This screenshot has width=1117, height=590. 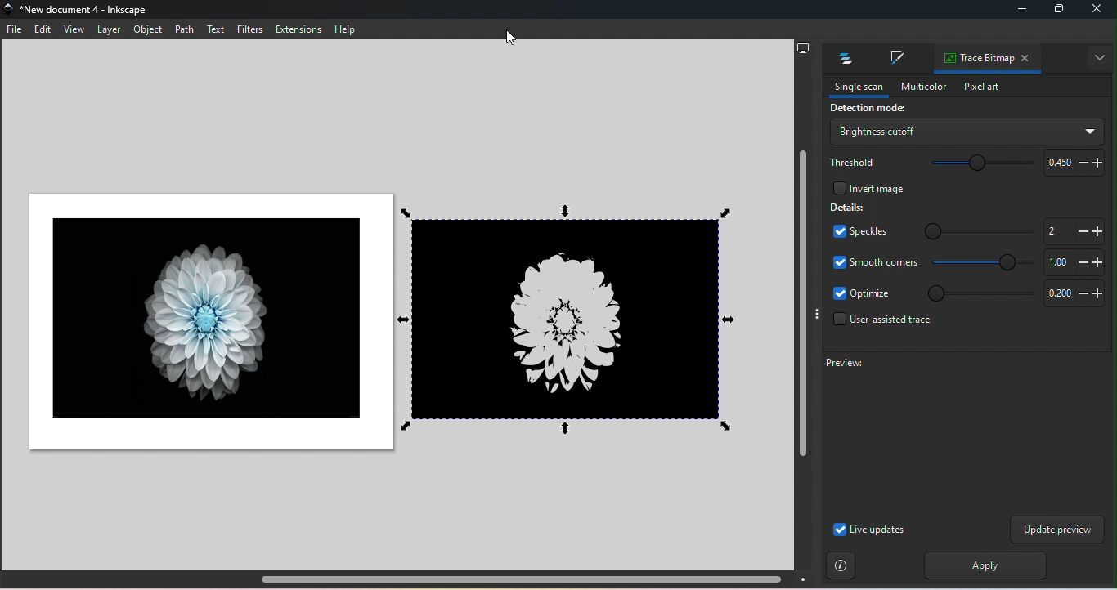 I want to click on File name, so click(x=82, y=11).